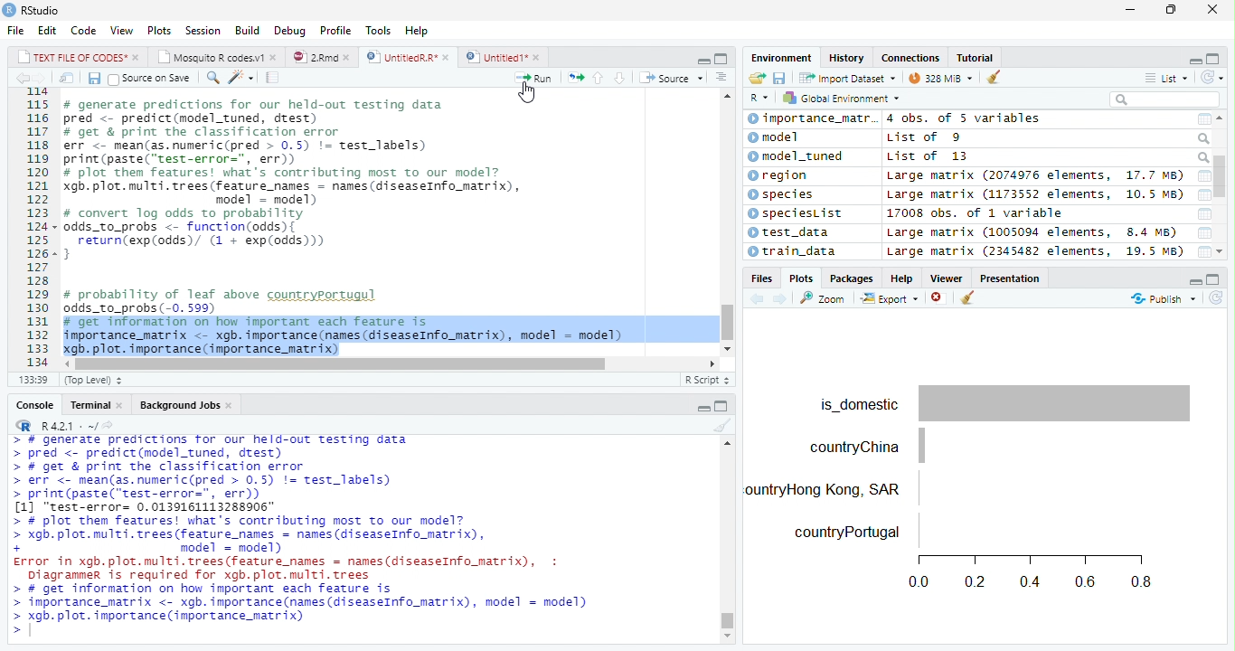 The image size is (1235, 651). Describe the element at coordinates (670, 77) in the screenshot. I see `Source` at that location.